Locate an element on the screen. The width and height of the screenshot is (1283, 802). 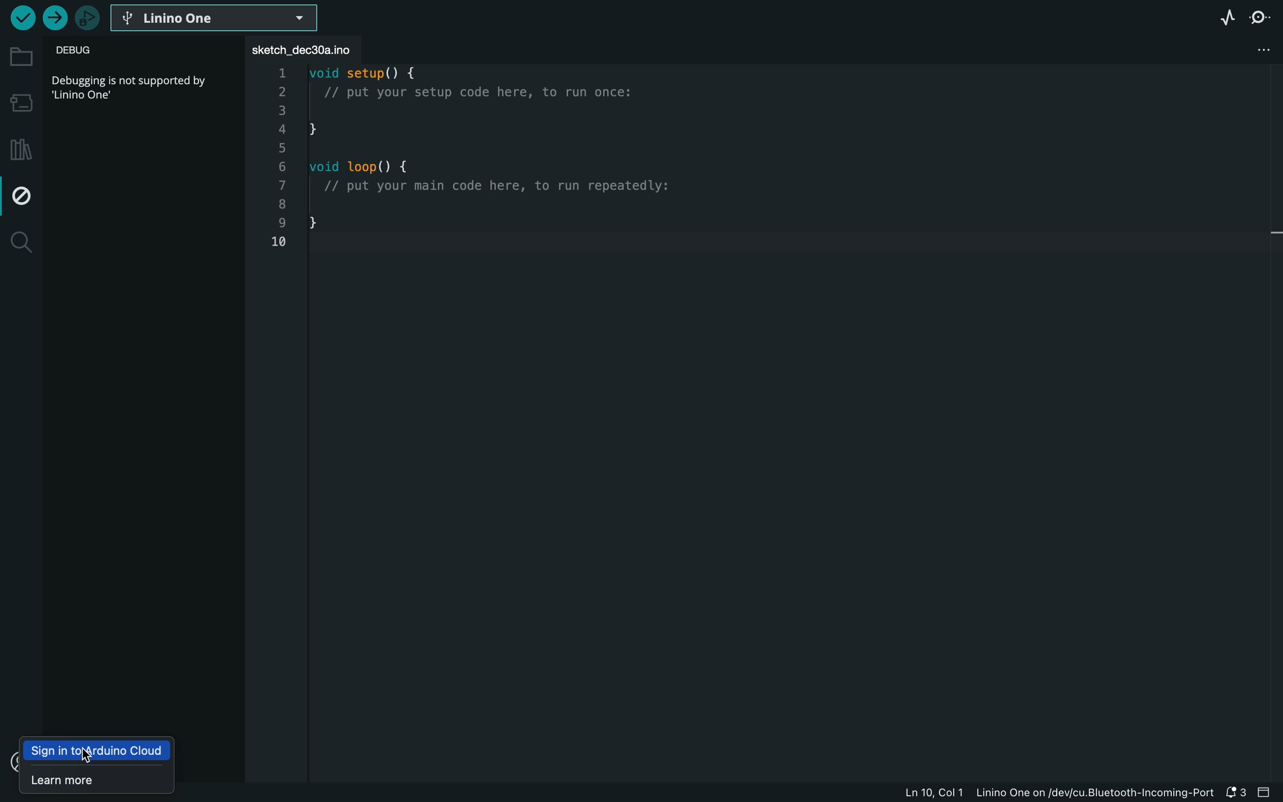
file tab is located at coordinates (305, 48).